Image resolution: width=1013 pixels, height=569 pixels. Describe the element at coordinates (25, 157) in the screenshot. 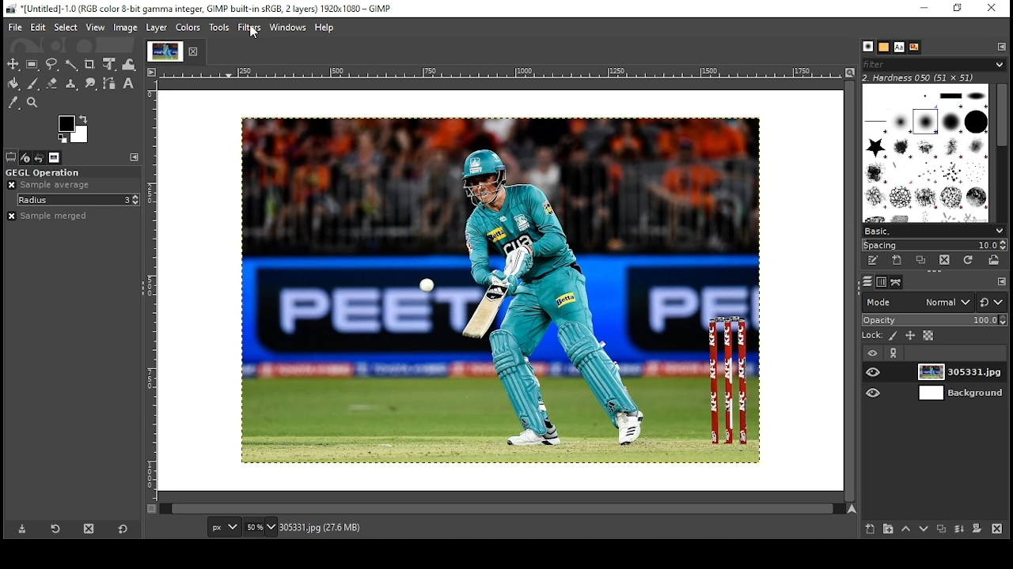

I see `device status` at that location.